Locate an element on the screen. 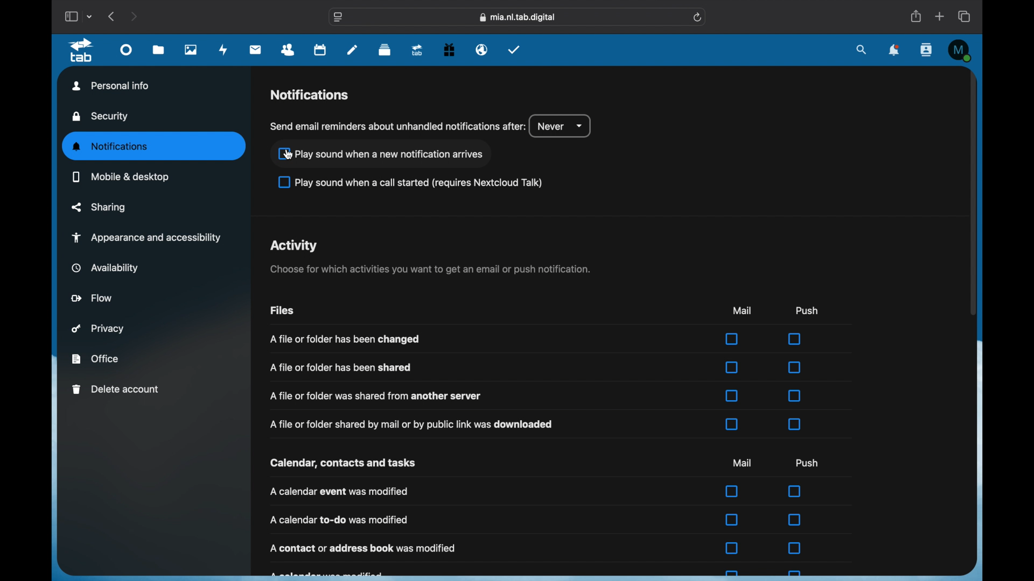 The width and height of the screenshot is (1034, 581). push is located at coordinates (808, 463).